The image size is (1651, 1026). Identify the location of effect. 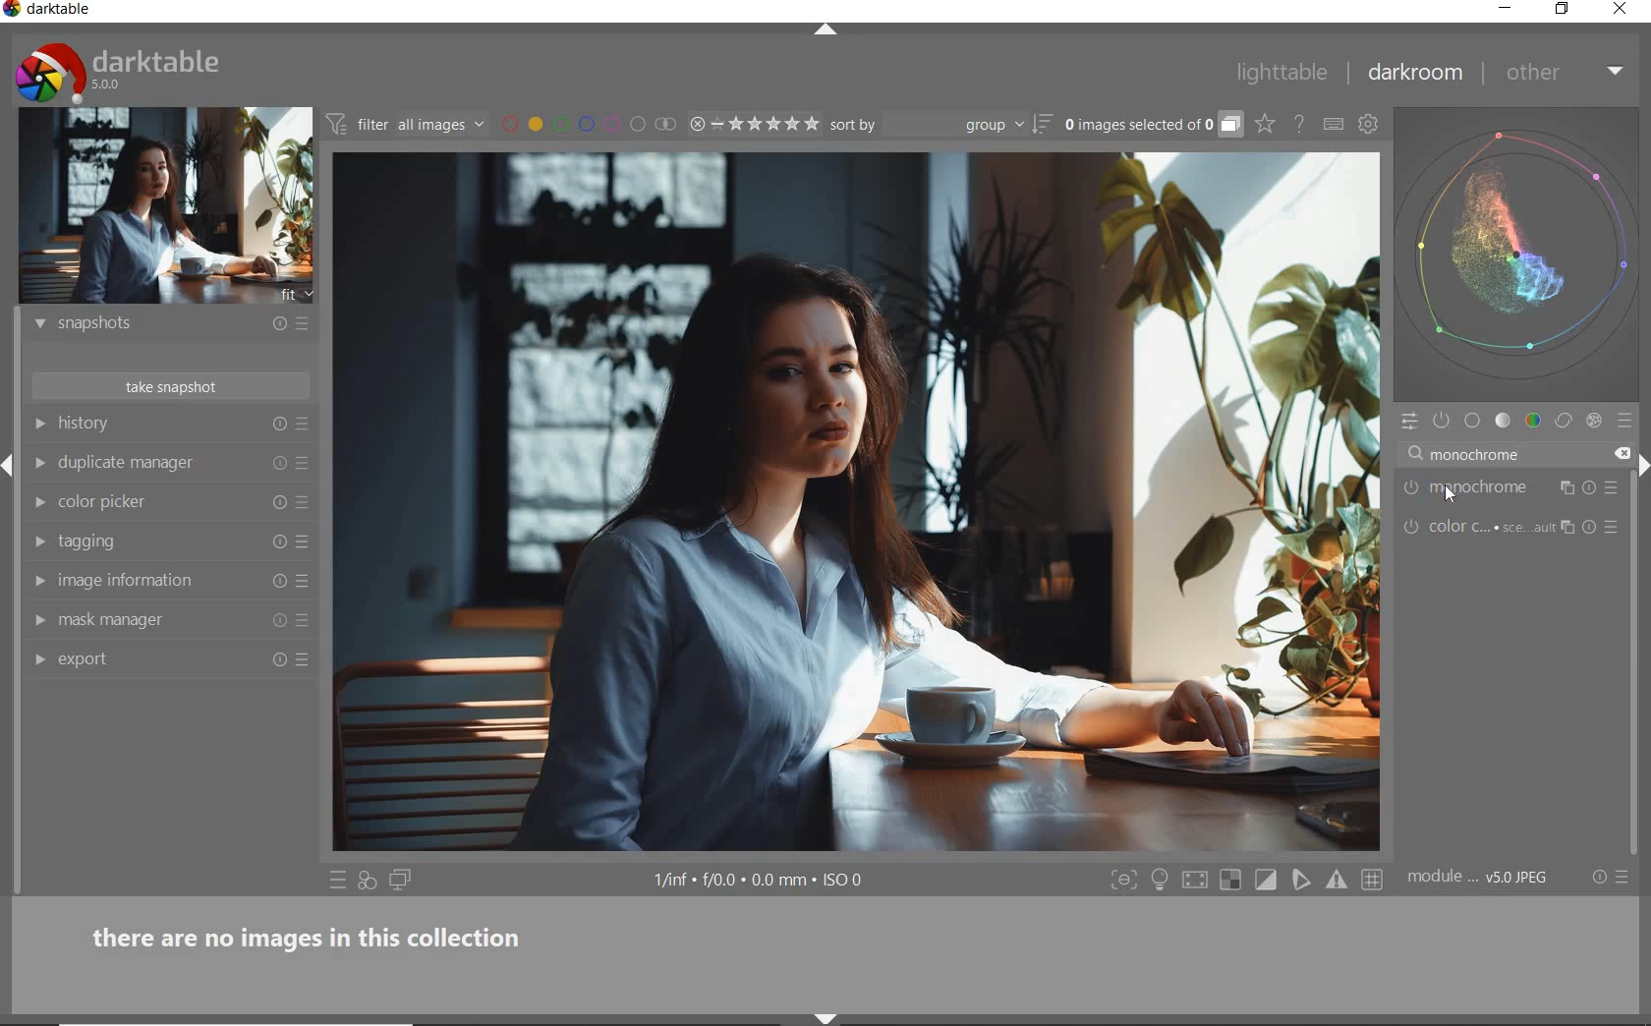
(1594, 423).